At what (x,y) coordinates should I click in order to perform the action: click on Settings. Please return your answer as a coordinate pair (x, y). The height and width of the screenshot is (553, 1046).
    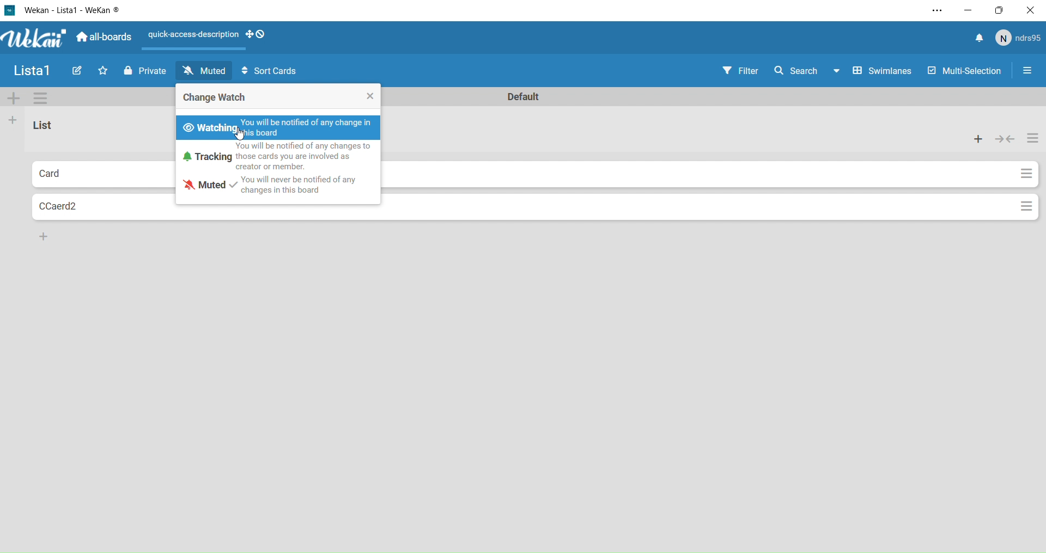
    Looking at the image, I should click on (936, 9).